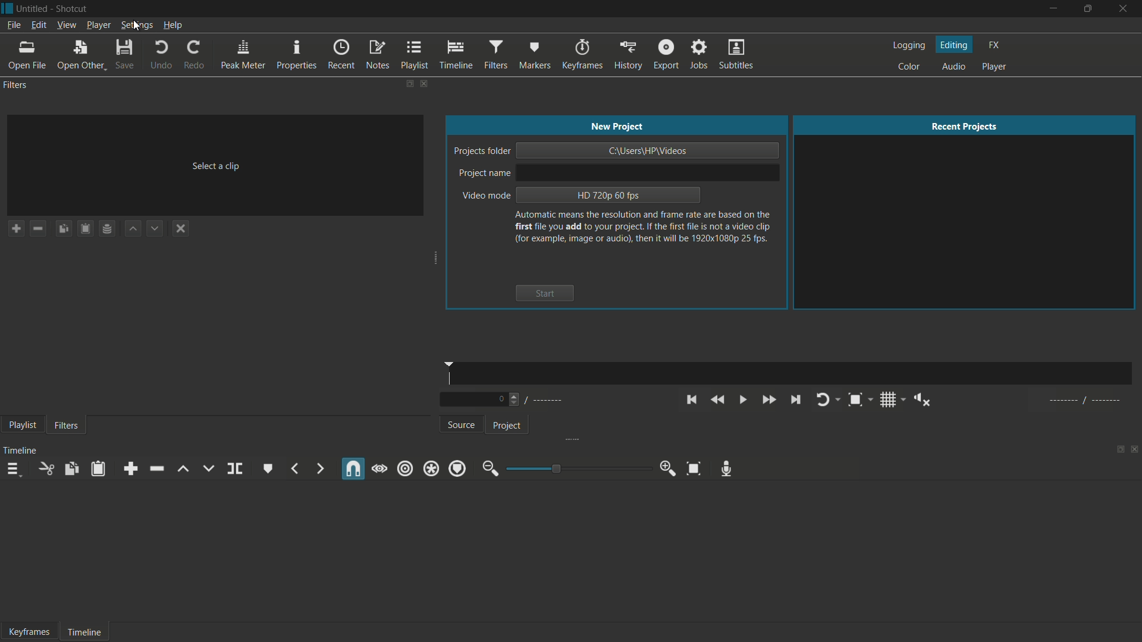  I want to click on player menu, so click(97, 26).